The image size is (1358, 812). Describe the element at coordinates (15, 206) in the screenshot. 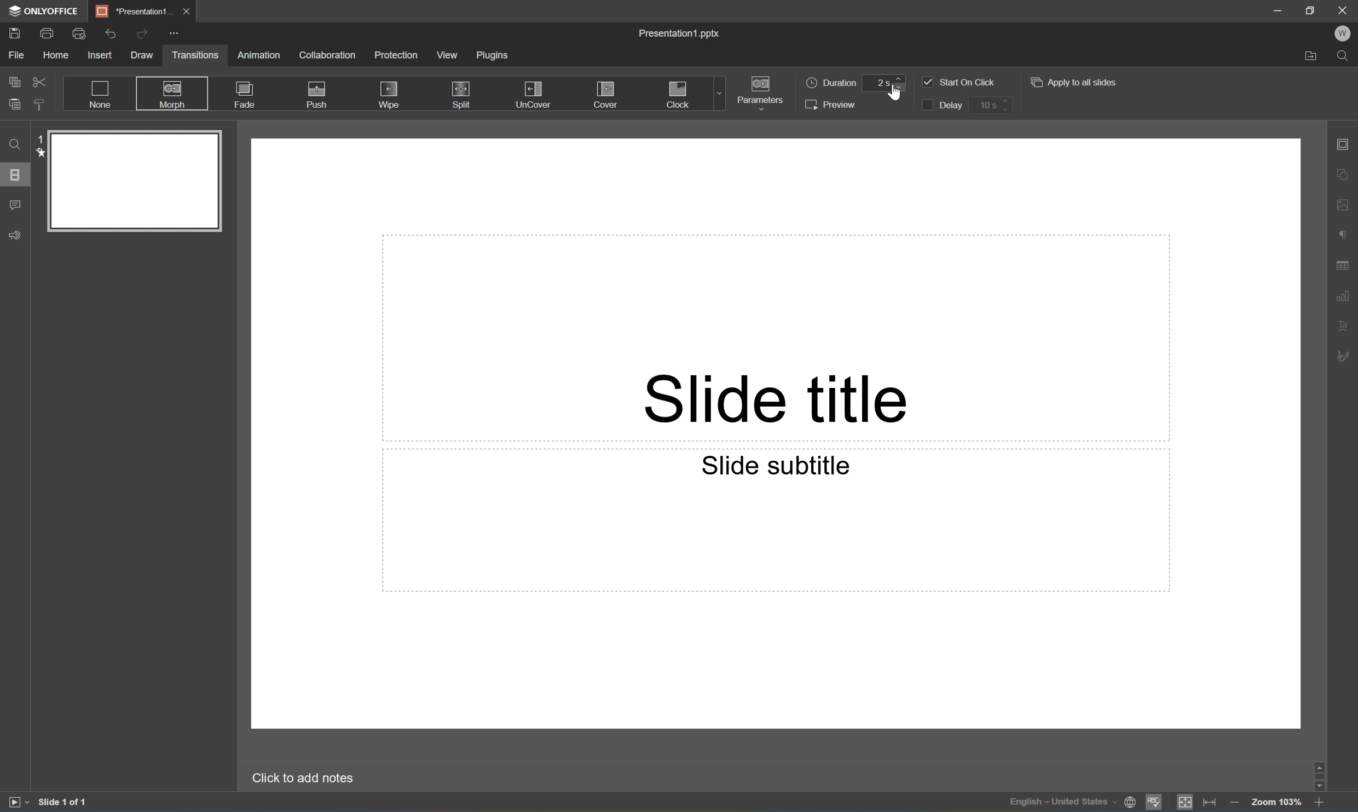

I see `Comments` at that location.